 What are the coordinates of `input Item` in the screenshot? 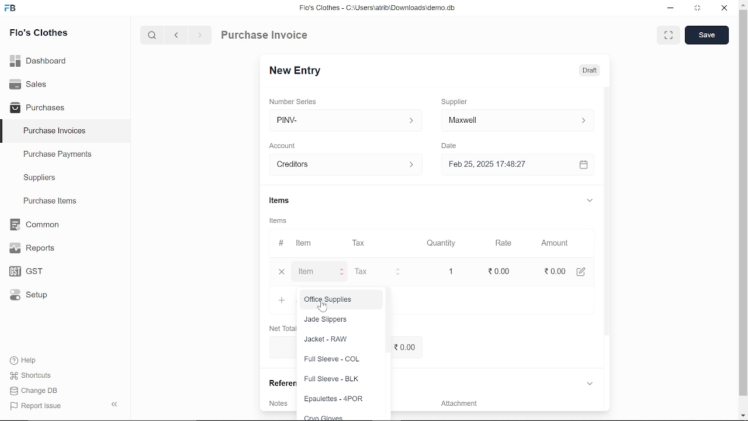 It's located at (321, 271).